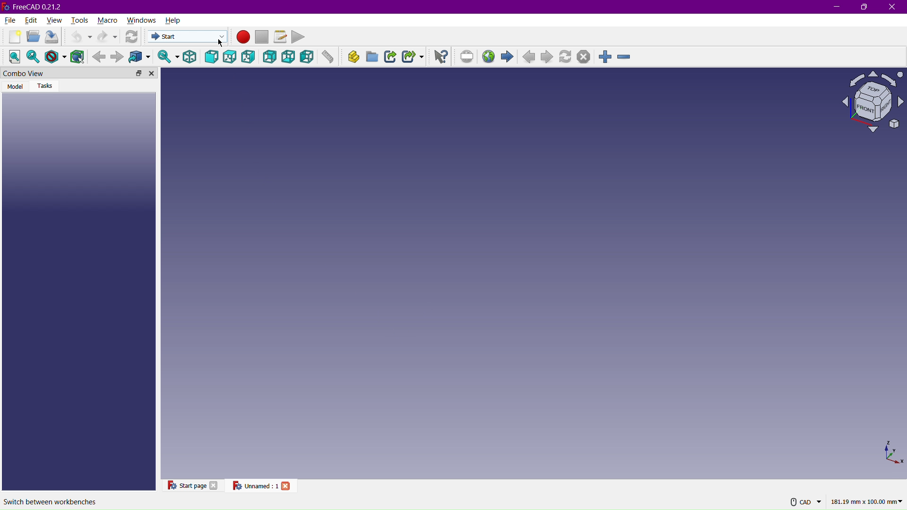 This screenshot has height=510, width=907. Describe the element at coordinates (139, 73) in the screenshot. I see `floating tab` at that location.